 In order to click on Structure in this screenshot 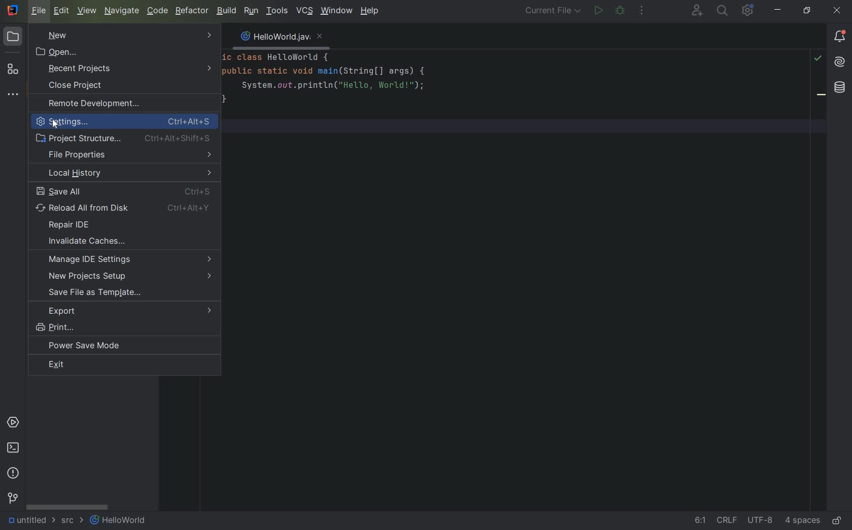, I will do `click(13, 71)`.